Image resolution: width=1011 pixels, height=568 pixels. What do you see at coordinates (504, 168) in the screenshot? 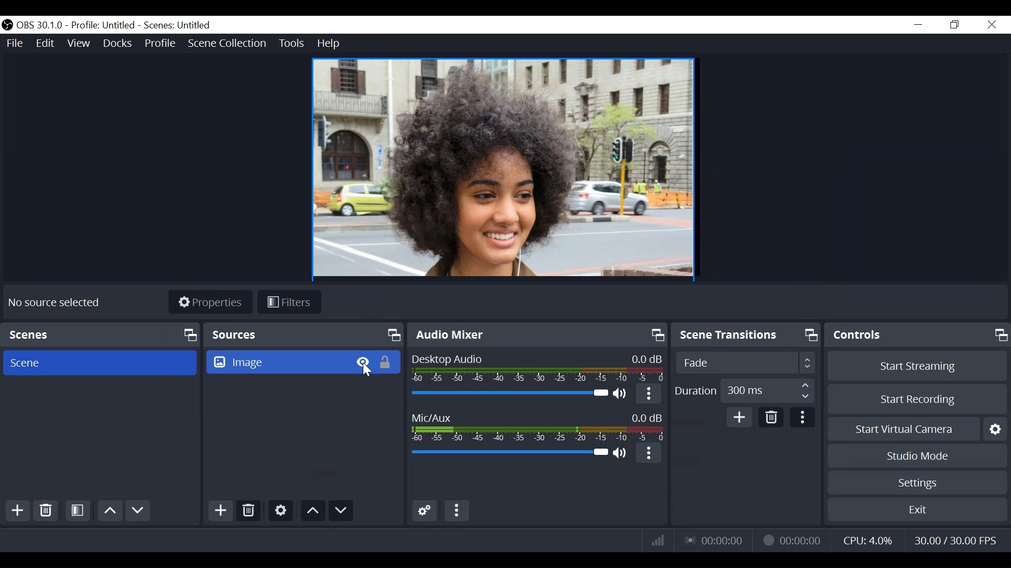
I see `Preview` at bounding box center [504, 168].